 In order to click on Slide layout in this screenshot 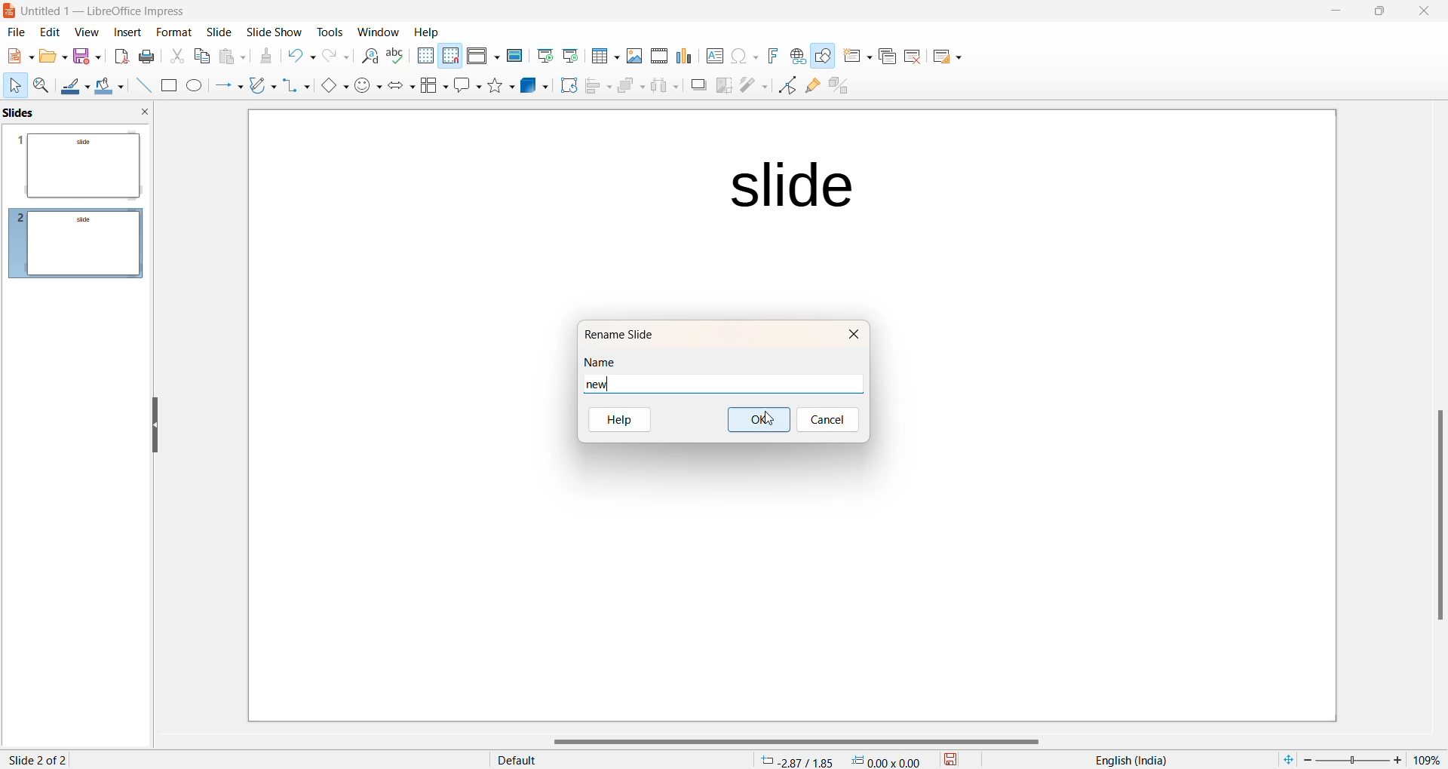, I will do `click(952, 55)`.